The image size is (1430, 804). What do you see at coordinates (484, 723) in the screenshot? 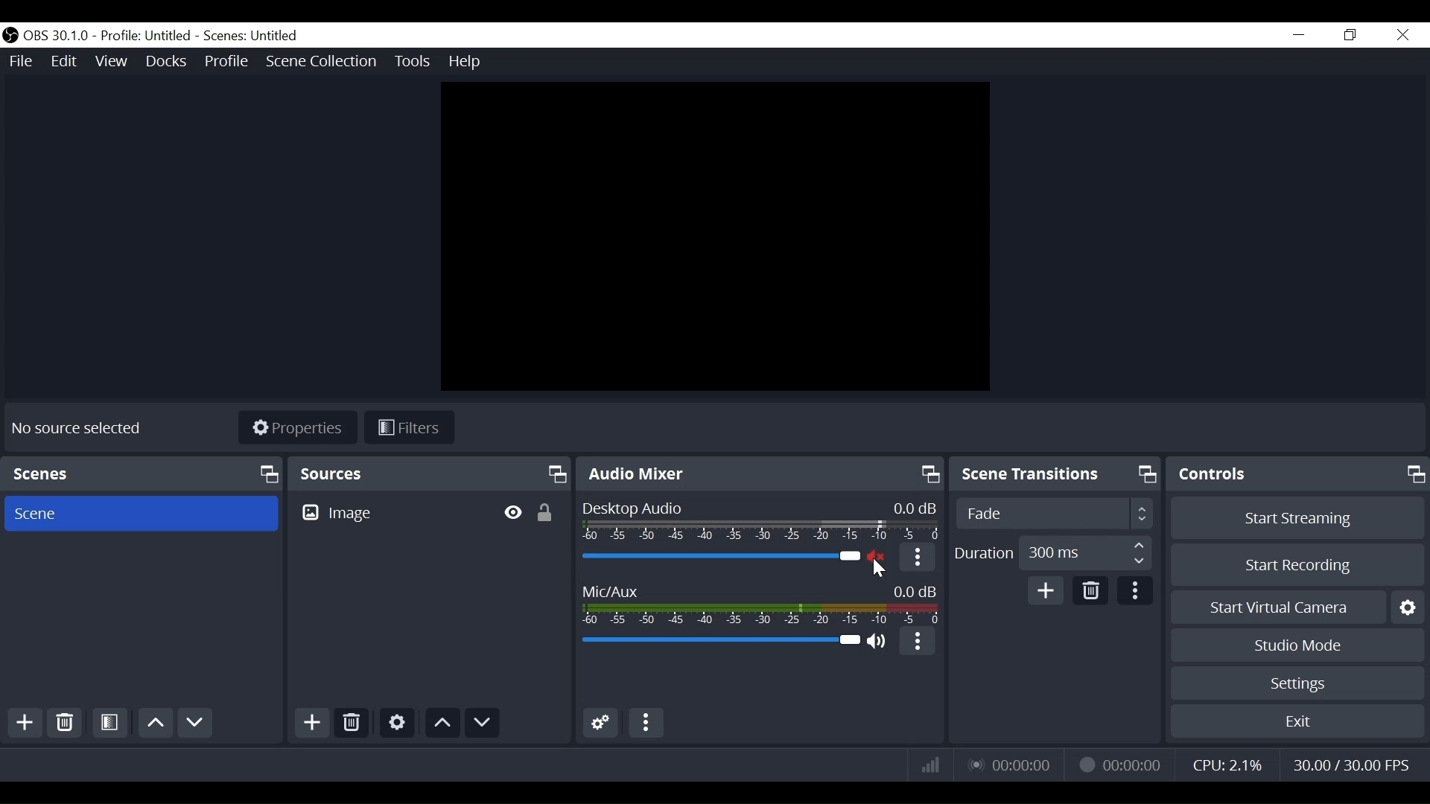
I see `Move down` at bounding box center [484, 723].